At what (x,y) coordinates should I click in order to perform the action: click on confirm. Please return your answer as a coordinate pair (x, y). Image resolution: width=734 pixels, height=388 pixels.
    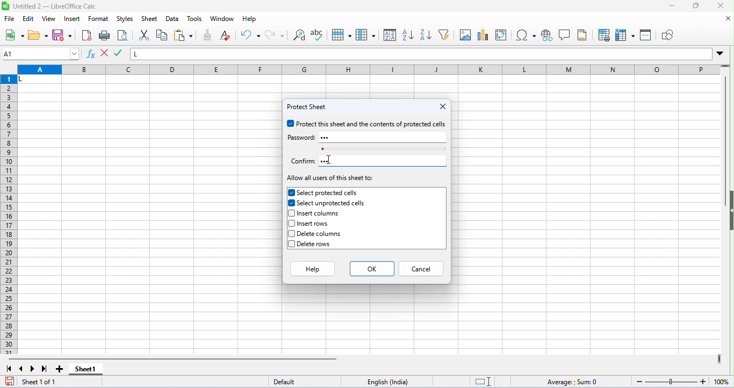
    Looking at the image, I should click on (302, 161).